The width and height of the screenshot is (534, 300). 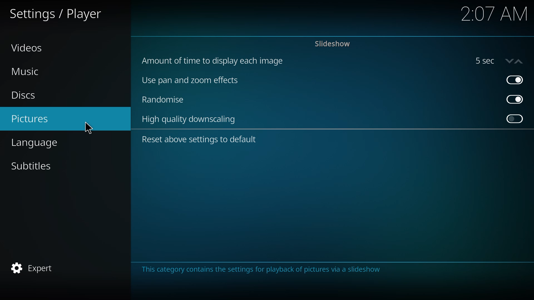 What do you see at coordinates (89, 128) in the screenshot?
I see `cursor` at bounding box center [89, 128].